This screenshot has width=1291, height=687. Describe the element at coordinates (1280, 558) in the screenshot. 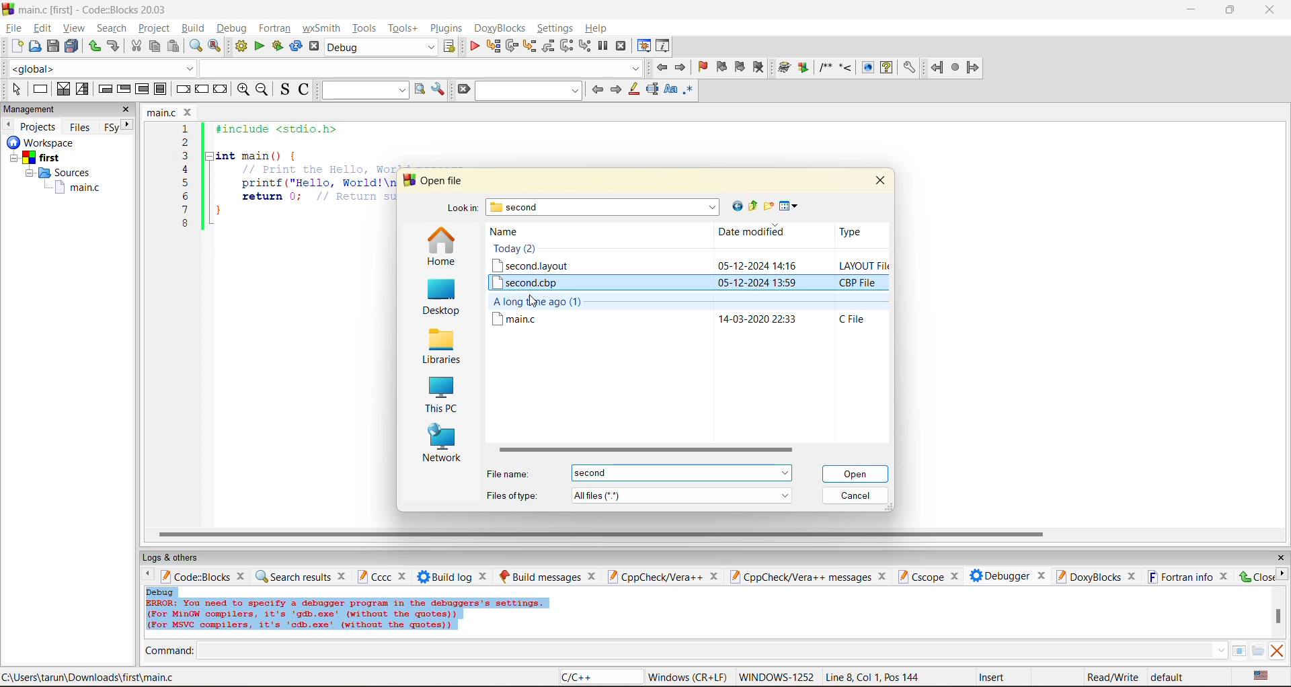

I see `close` at that location.